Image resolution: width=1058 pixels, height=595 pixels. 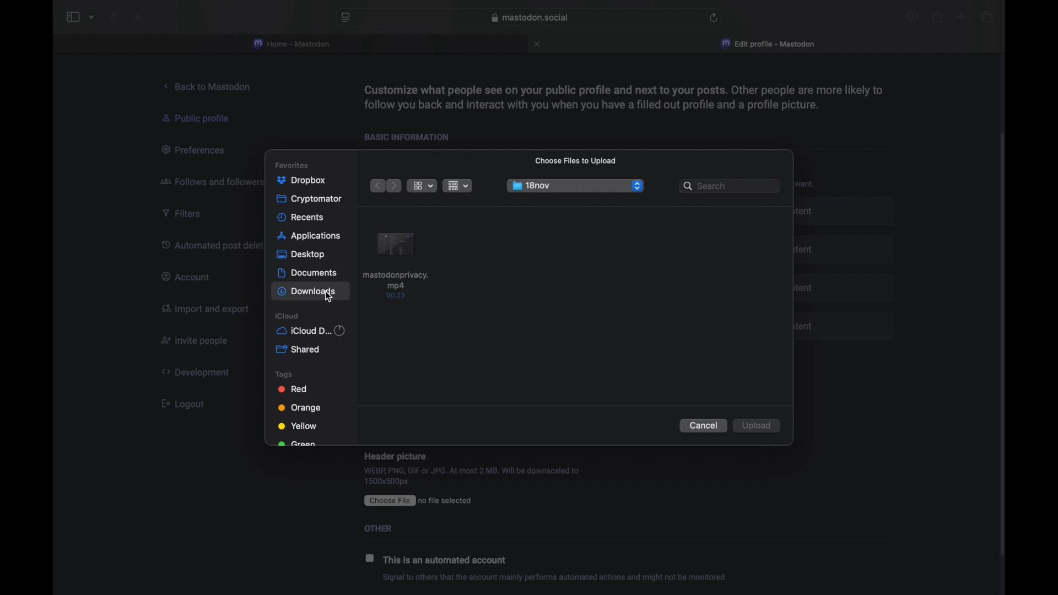 What do you see at coordinates (422, 186) in the screenshot?
I see `view options` at bounding box center [422, 186].